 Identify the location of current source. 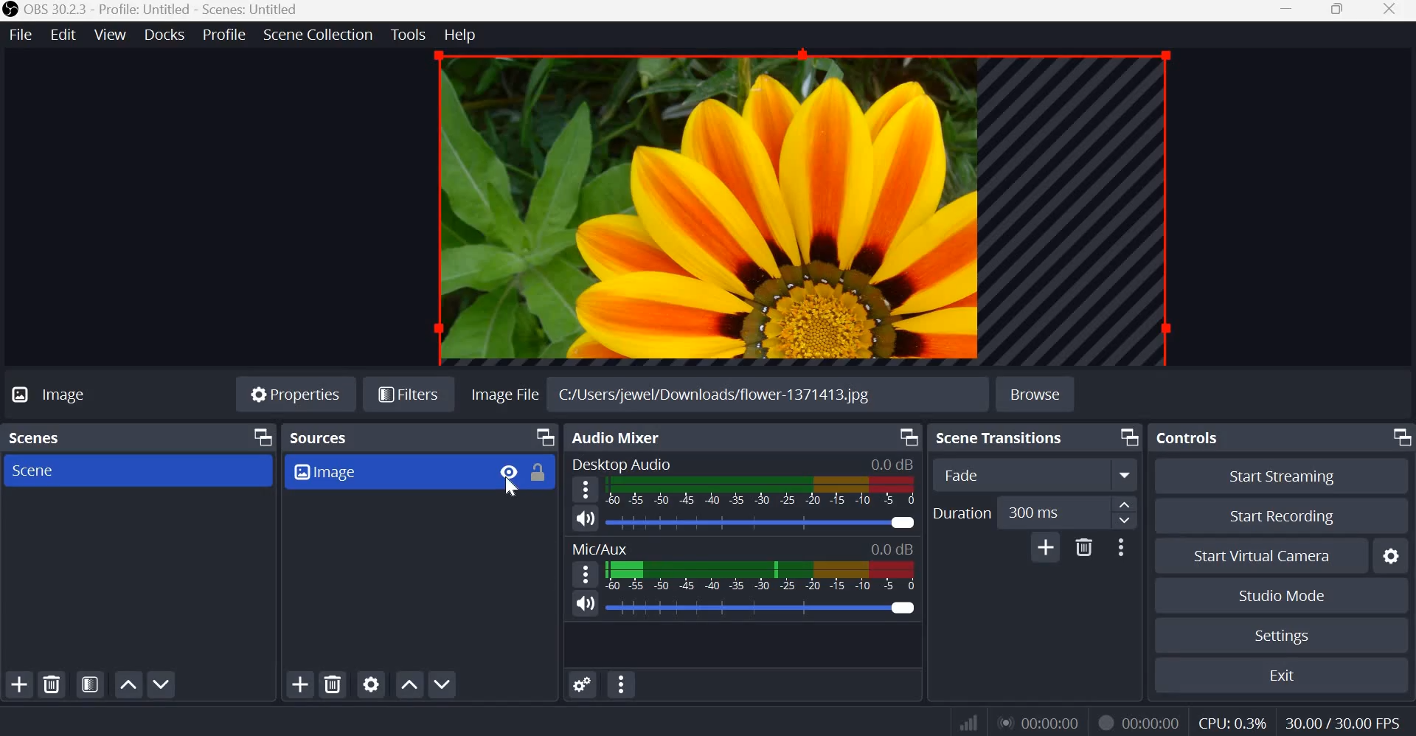
(804, 209).